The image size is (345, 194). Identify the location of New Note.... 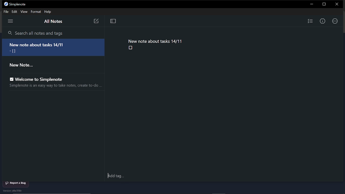
(25, 66).